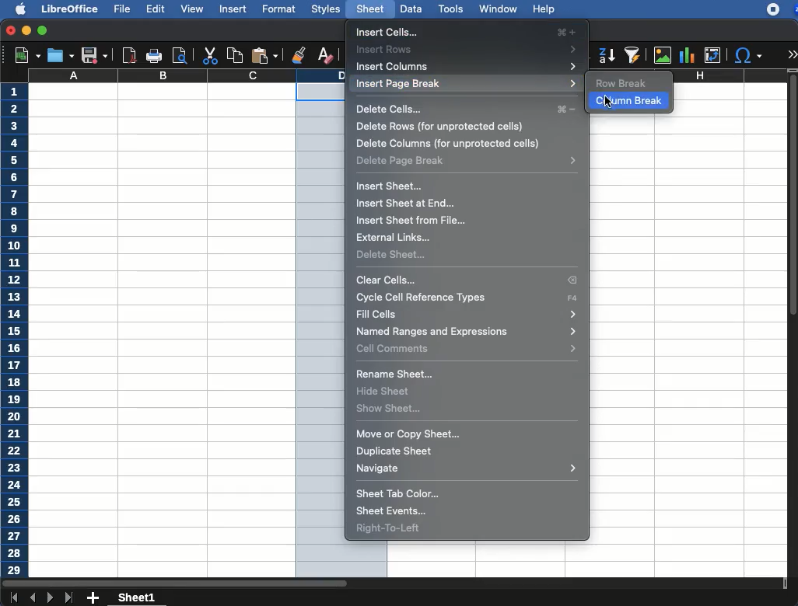 This screenshot has height=606, width=798. Describe the element at coordinates (23, 56) in the screenshot. I see `new` at that location.